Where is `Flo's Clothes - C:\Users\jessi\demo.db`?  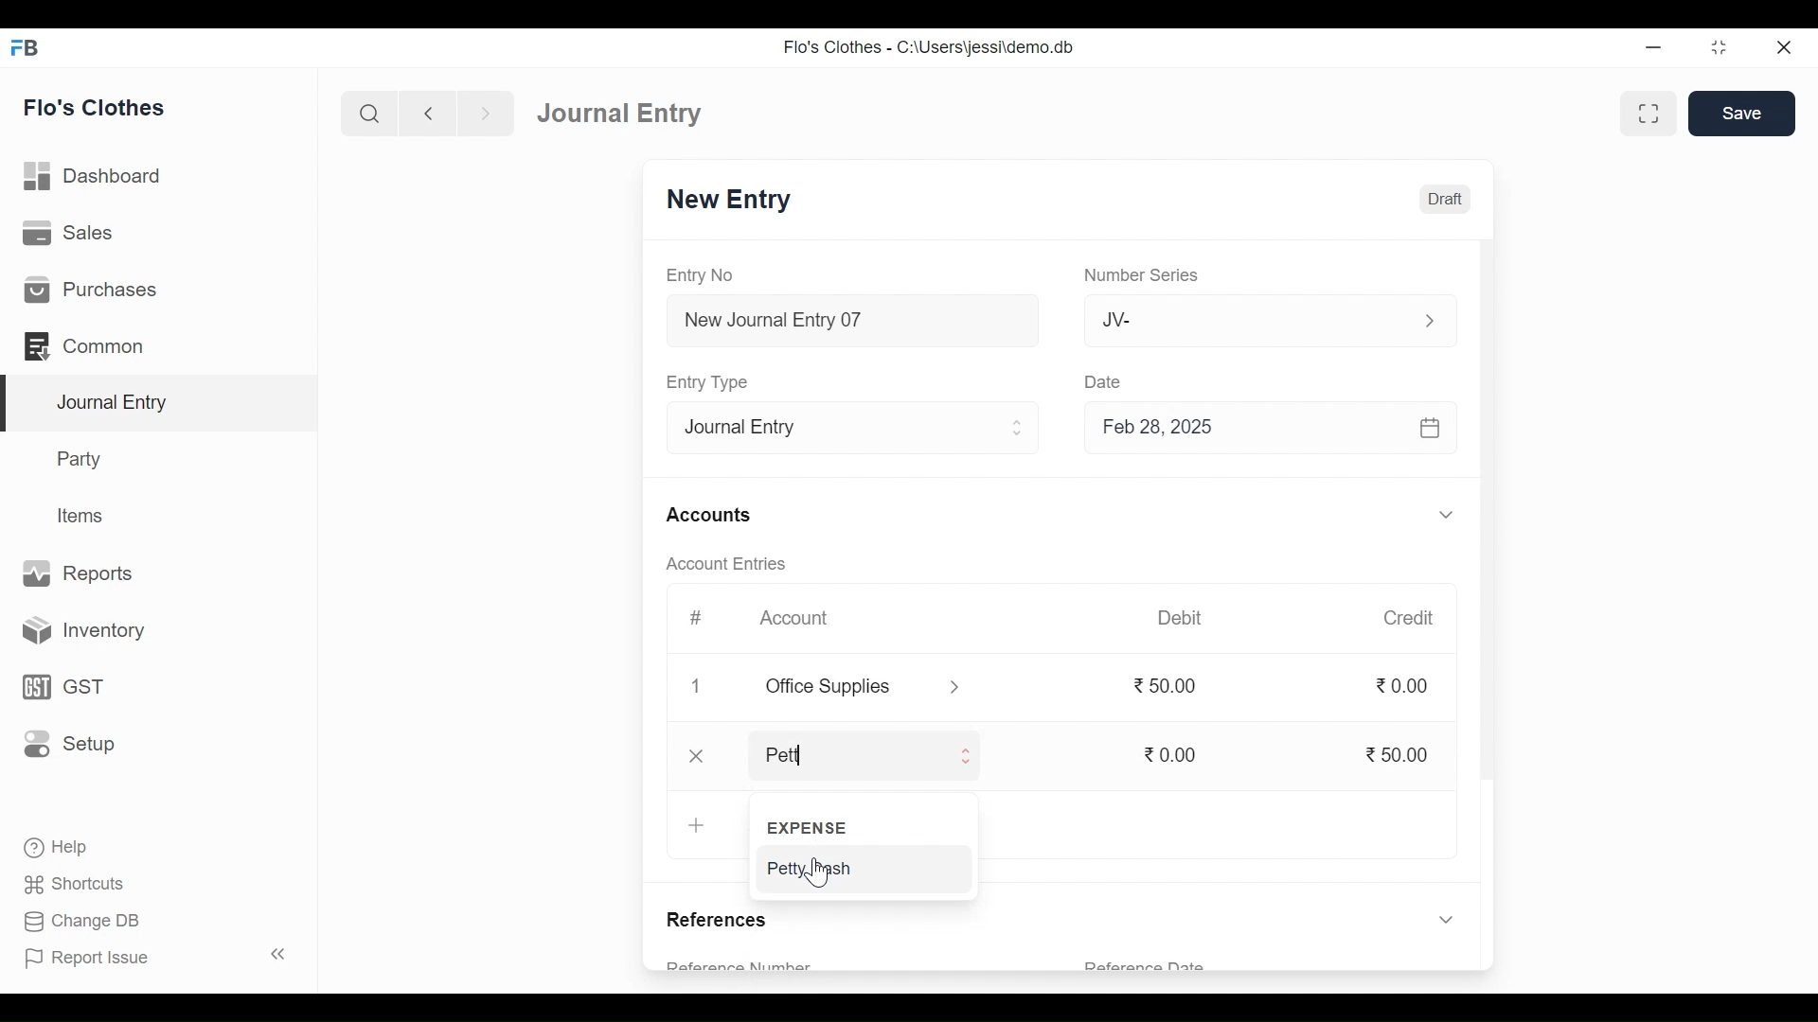
Flo's Clothes - C:\Users\jessi\demo.db is located at coordinates (932, 47).